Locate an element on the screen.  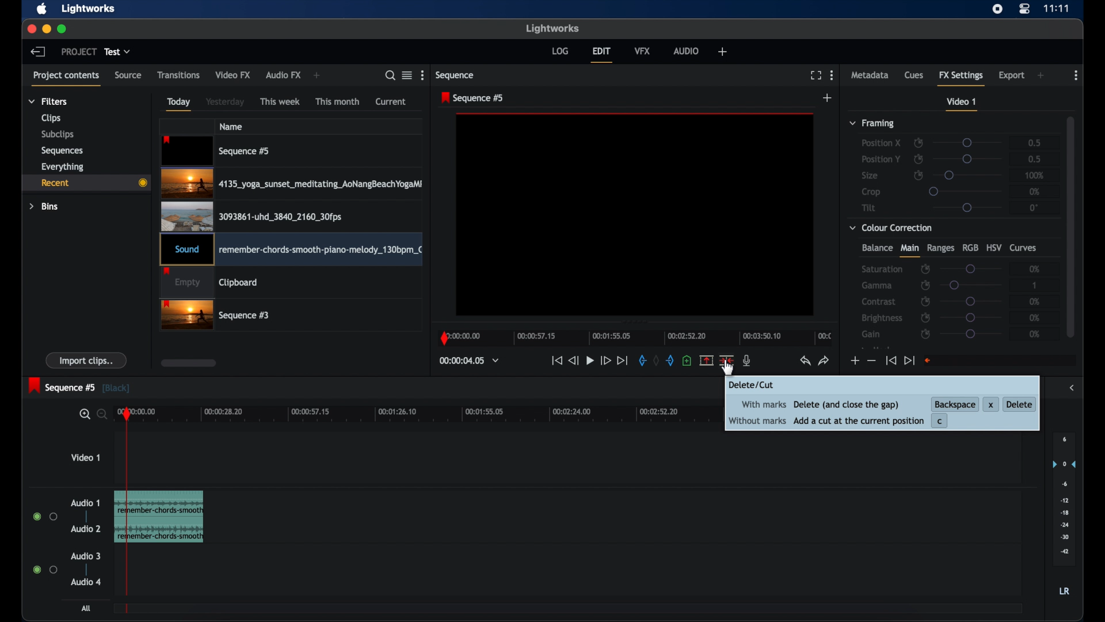
subclips is located at coordinates (59, 135).